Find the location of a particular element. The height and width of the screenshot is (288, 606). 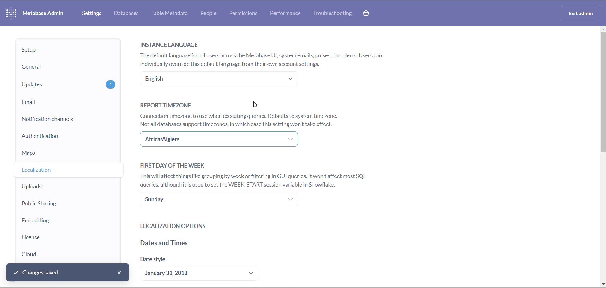

dates and times is located at coordinates (198, 245).